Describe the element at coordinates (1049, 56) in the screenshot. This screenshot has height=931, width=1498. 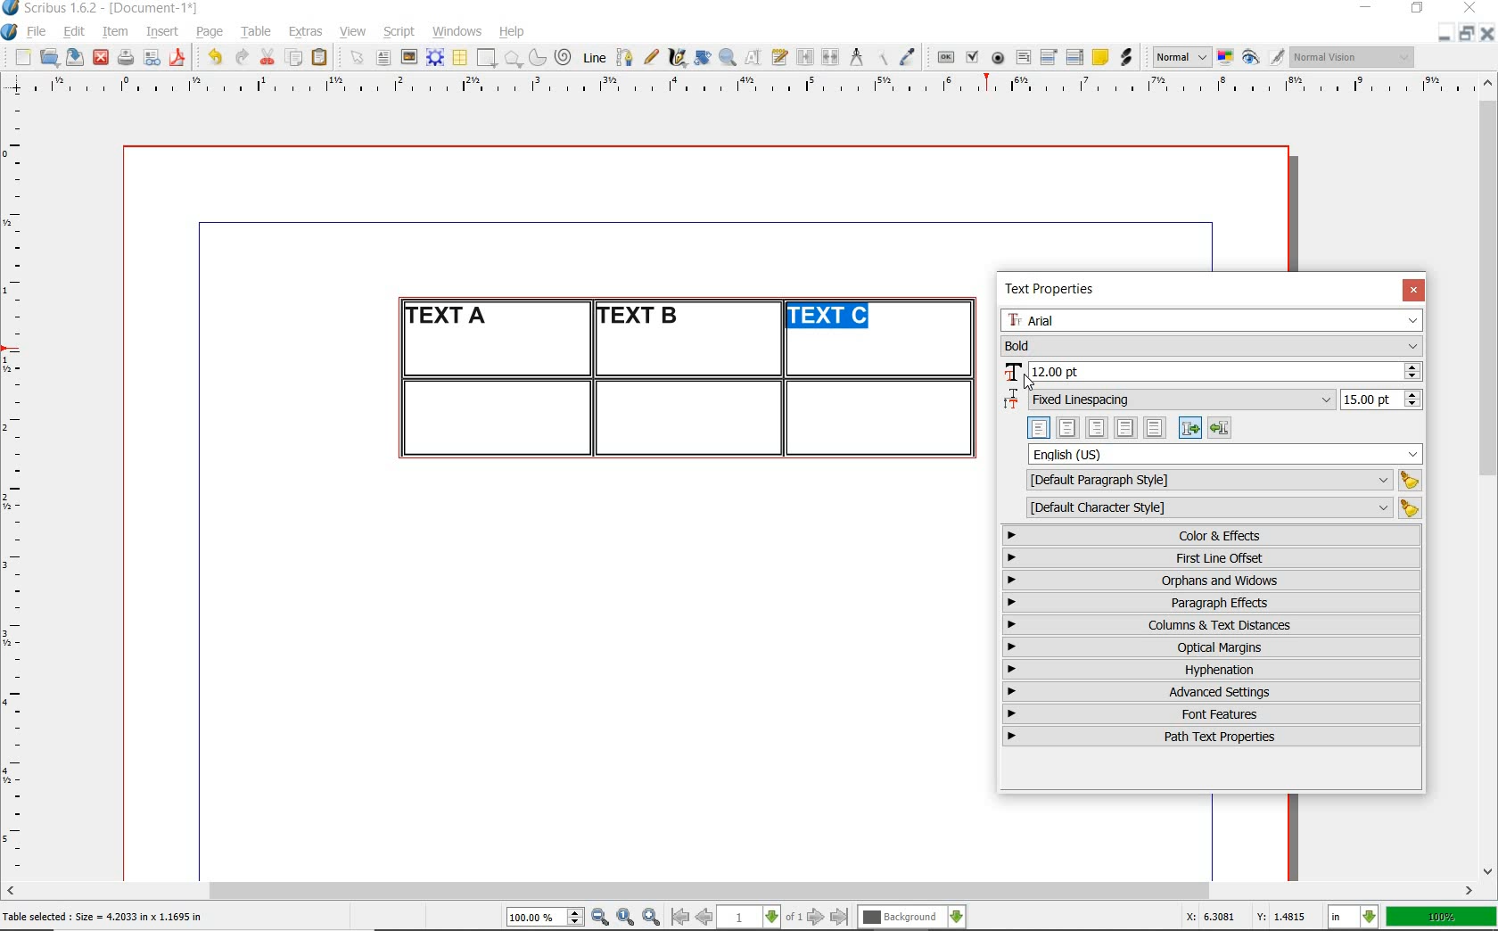
I see `pdf combo box` at that location.